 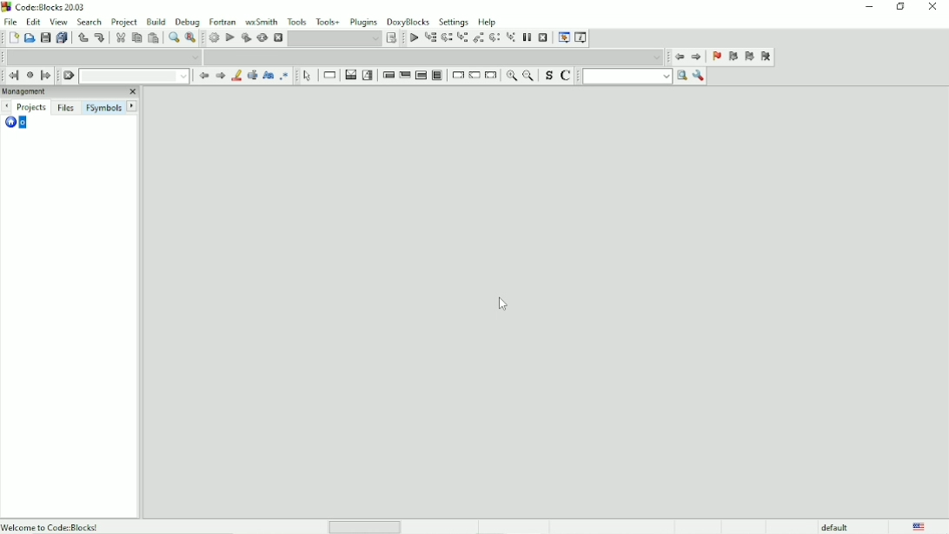 I want to click on Prev, so click(x=204, y=77).